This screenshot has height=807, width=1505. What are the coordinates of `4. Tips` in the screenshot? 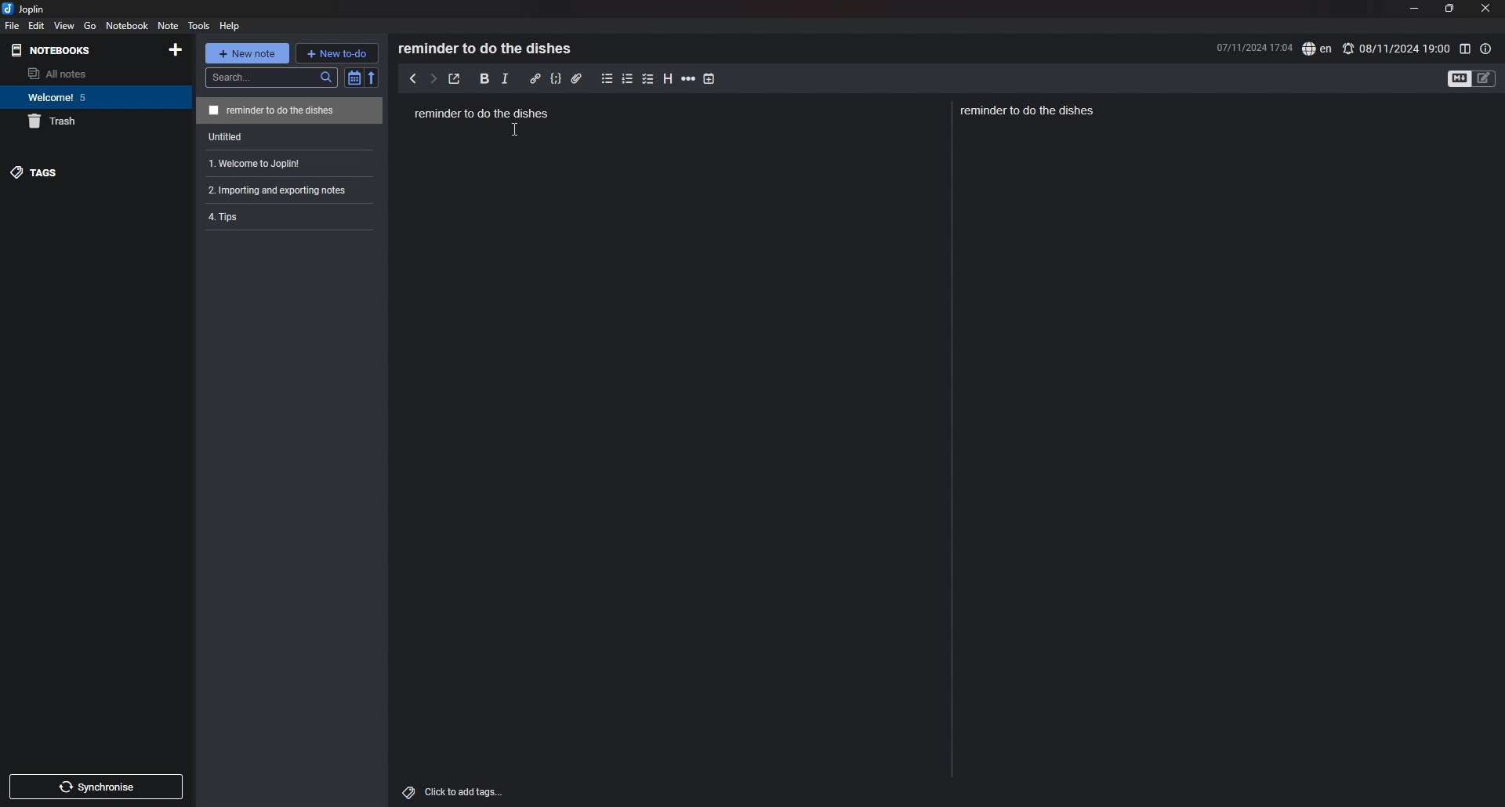 It's located at (273, 219).